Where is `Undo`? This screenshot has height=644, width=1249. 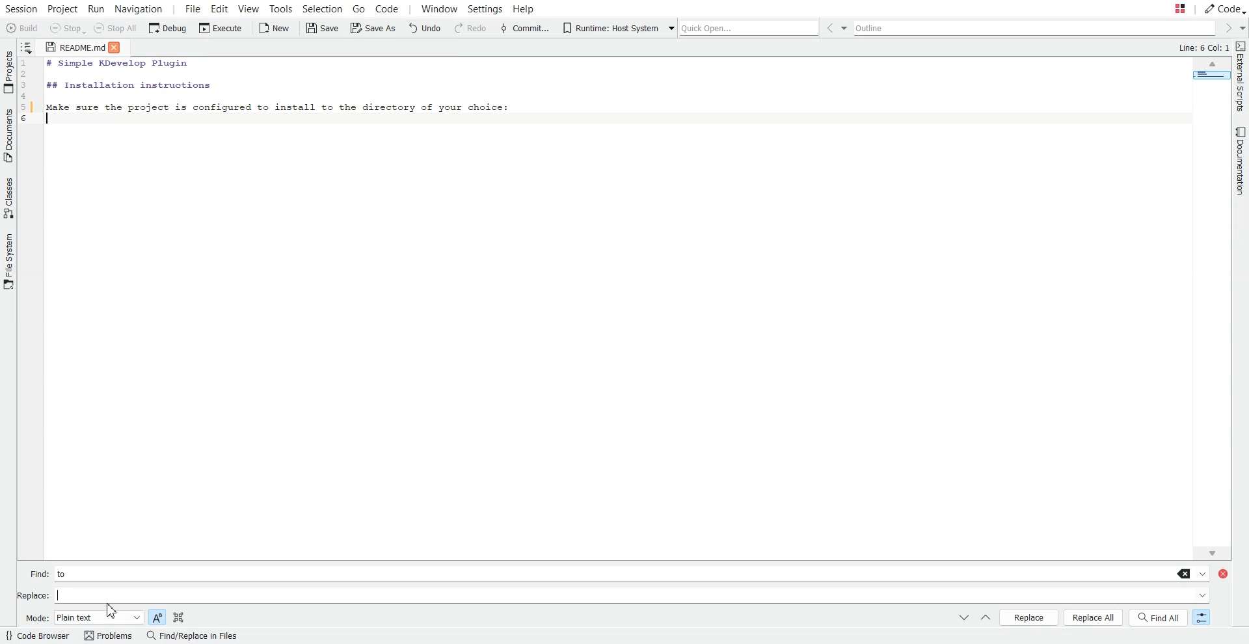 Undo is located at coordinates (427, 29).